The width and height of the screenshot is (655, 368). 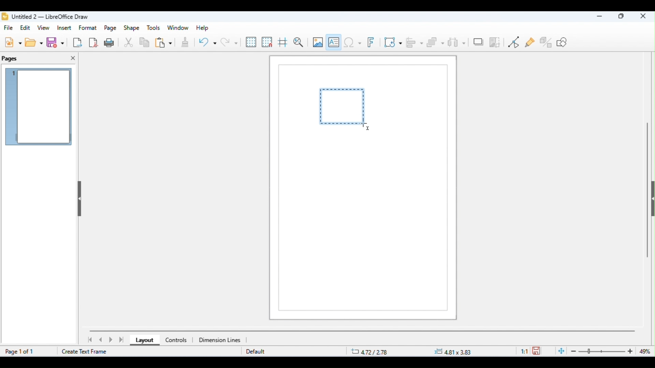 I want to click on paste, so click(x=163, y=43).